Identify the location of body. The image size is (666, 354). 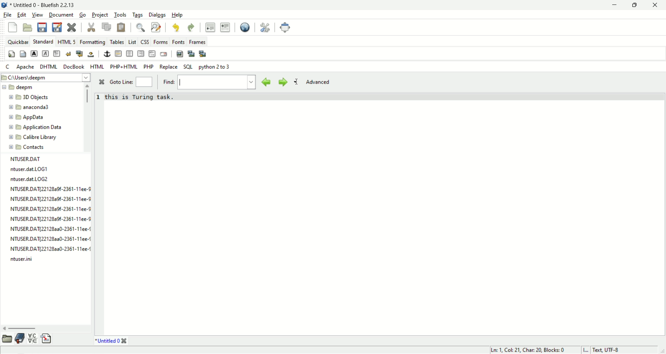
(23, 53).